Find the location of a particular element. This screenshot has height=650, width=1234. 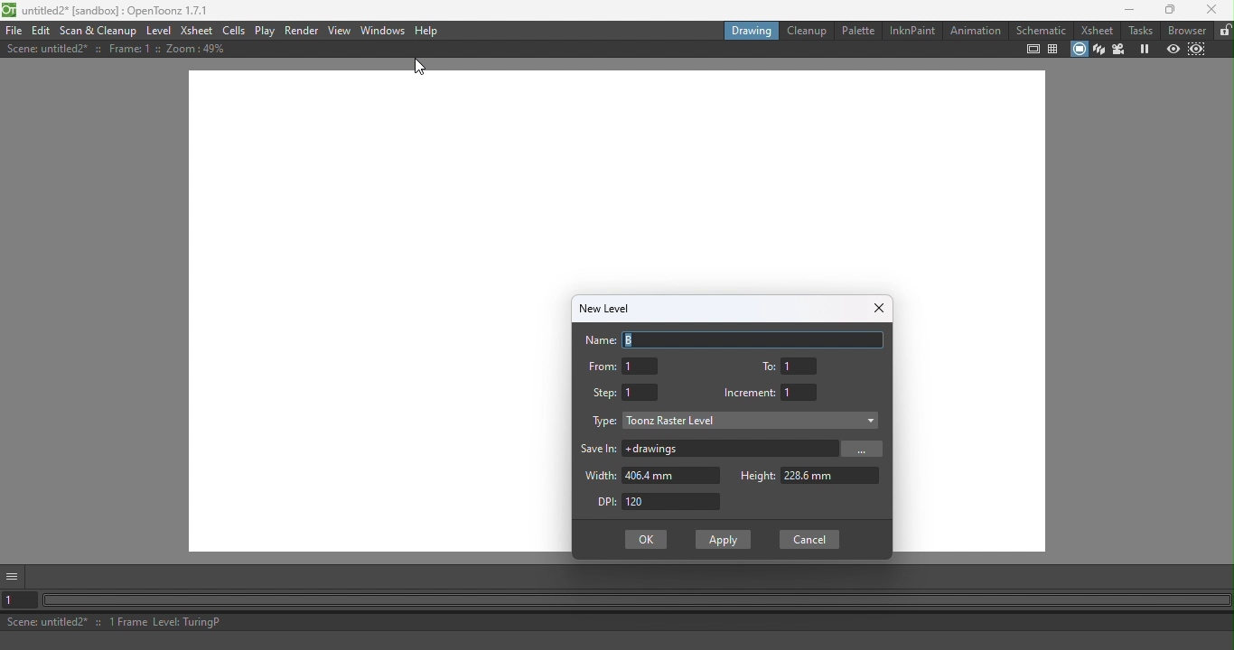

Drop down menu is located at coordinates (757, 422).